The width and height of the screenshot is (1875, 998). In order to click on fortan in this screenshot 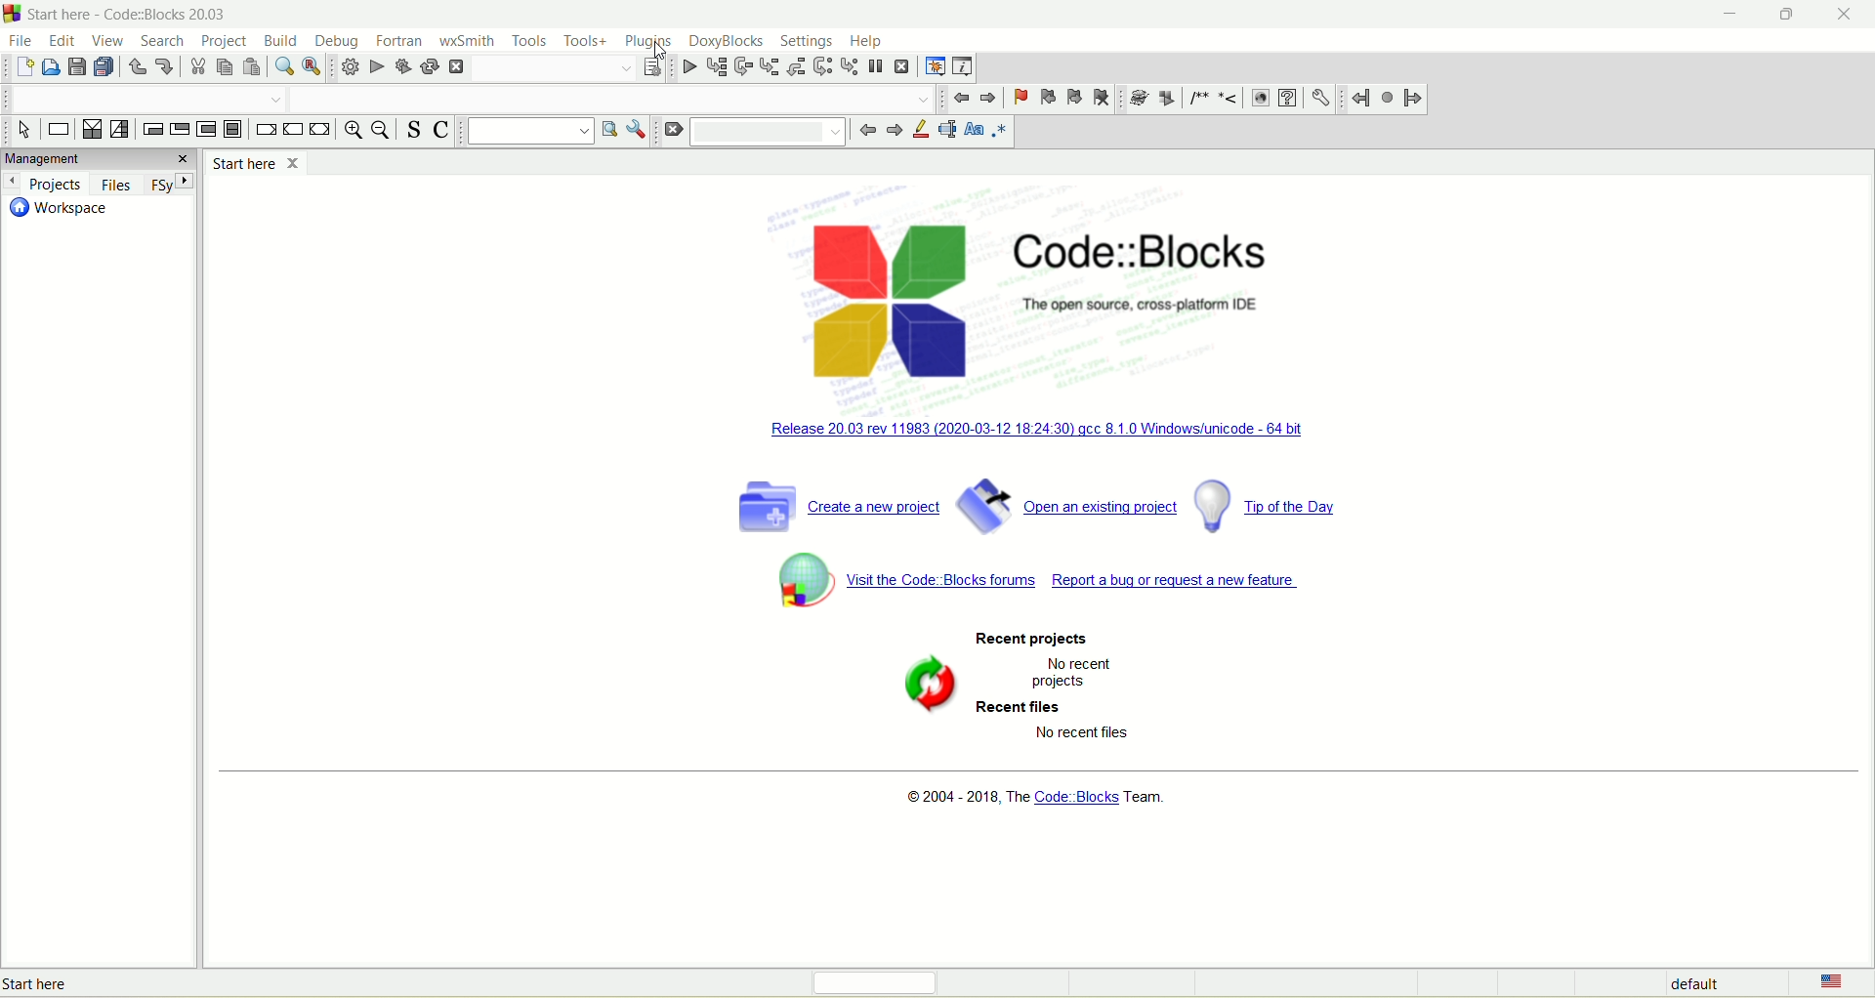, I will do `click(399, 38)`.